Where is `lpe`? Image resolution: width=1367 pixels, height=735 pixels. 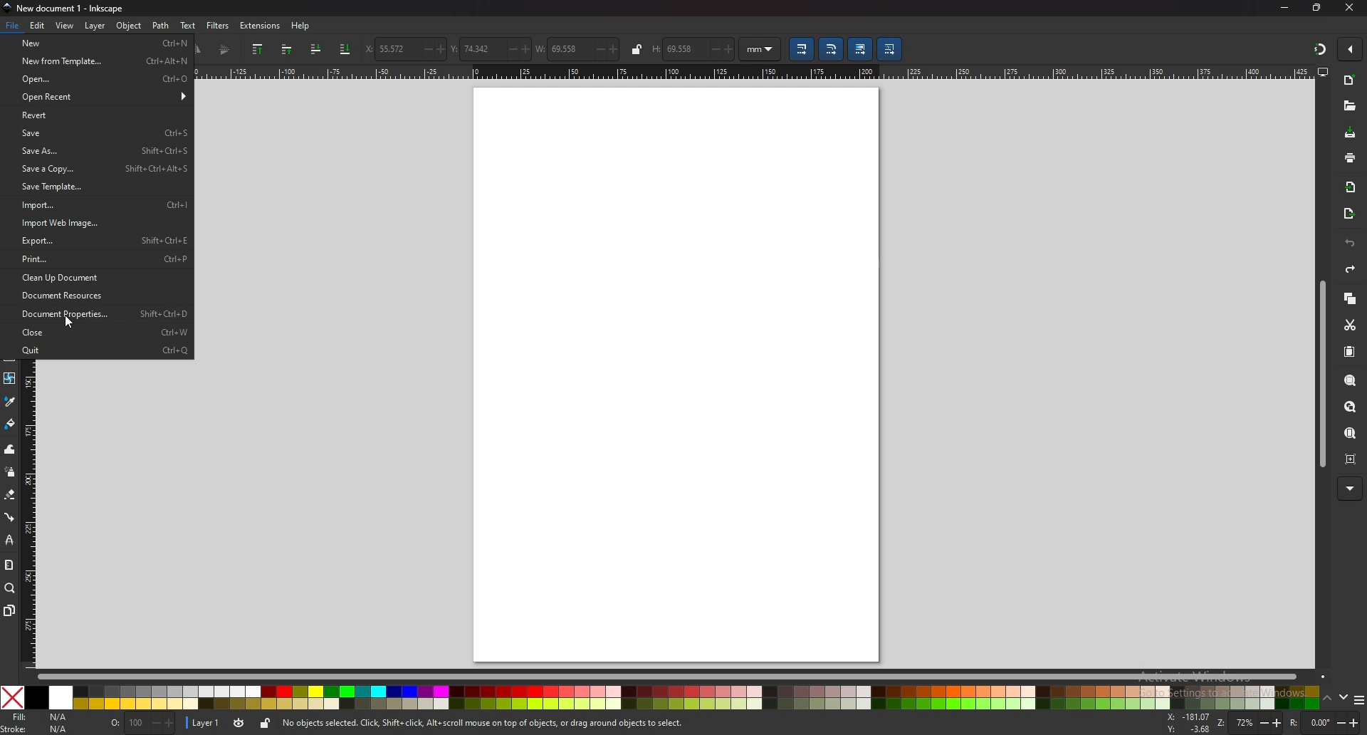
lpe is located at coordinates (9, 541).